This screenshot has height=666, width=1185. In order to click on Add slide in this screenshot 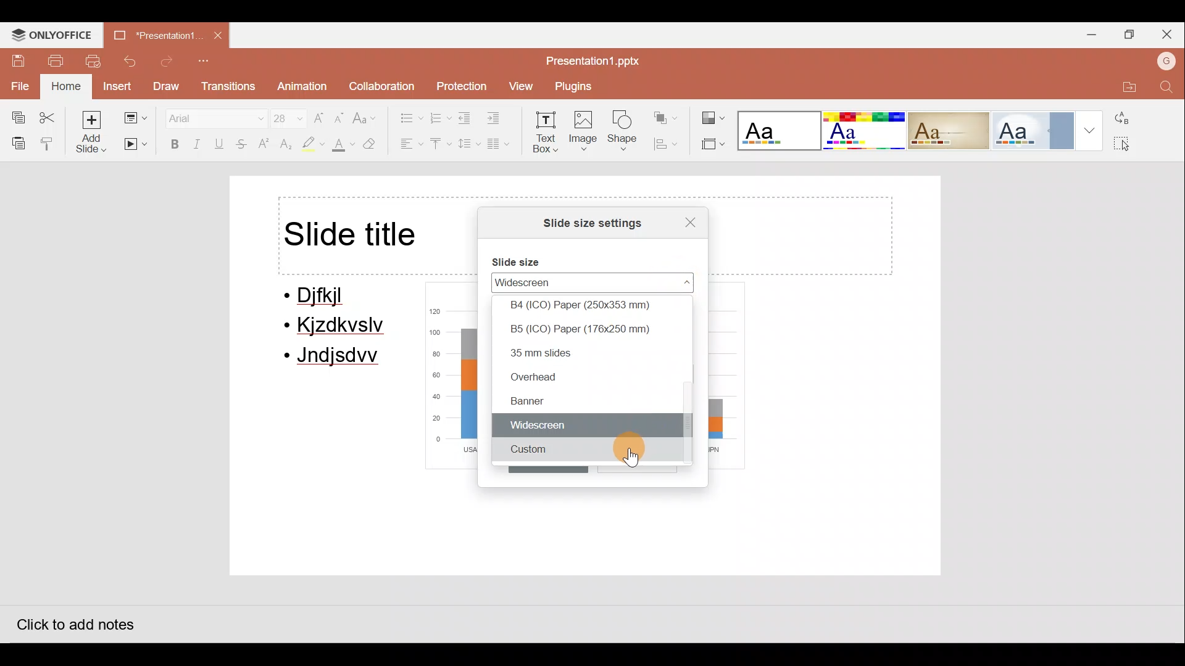, I will do `click(92, 131)`.